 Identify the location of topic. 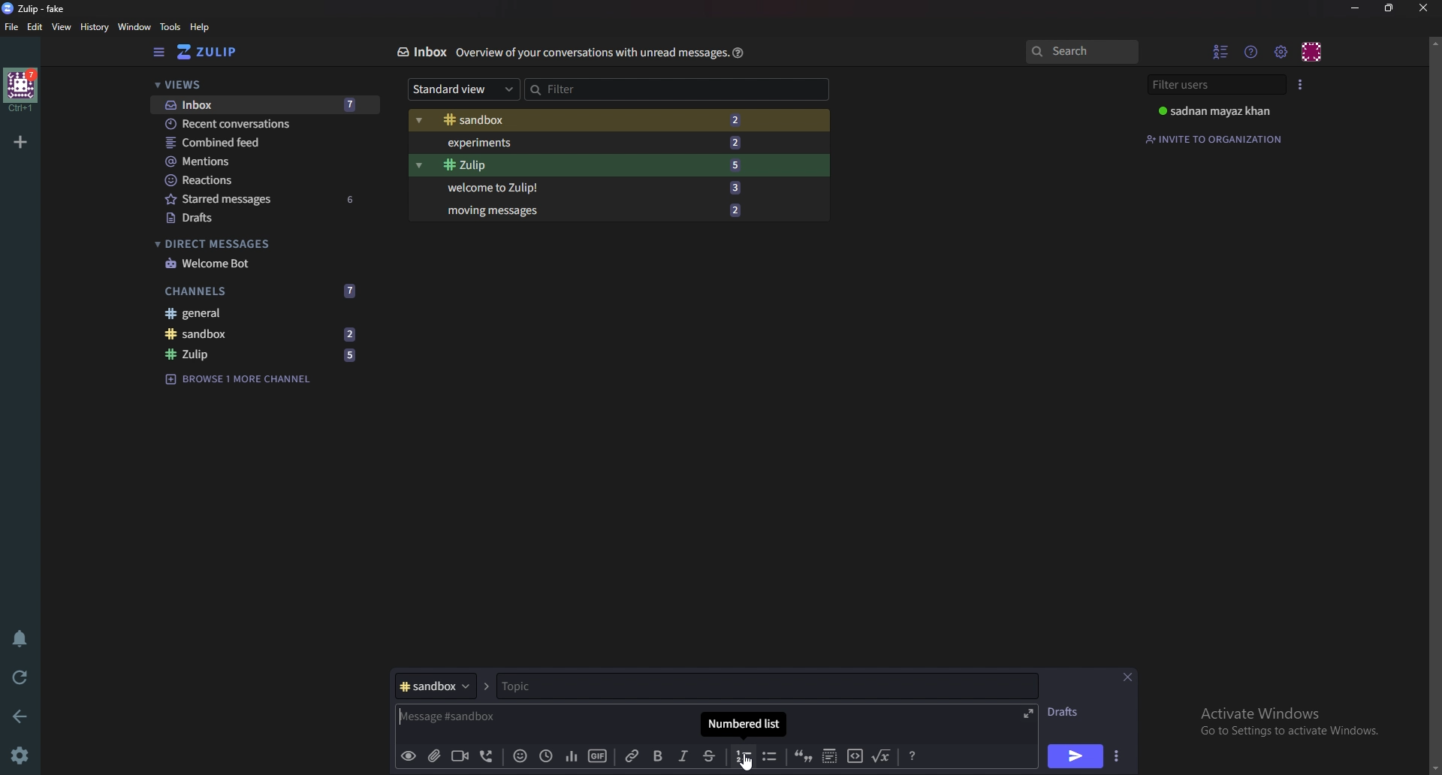
(569, 686).